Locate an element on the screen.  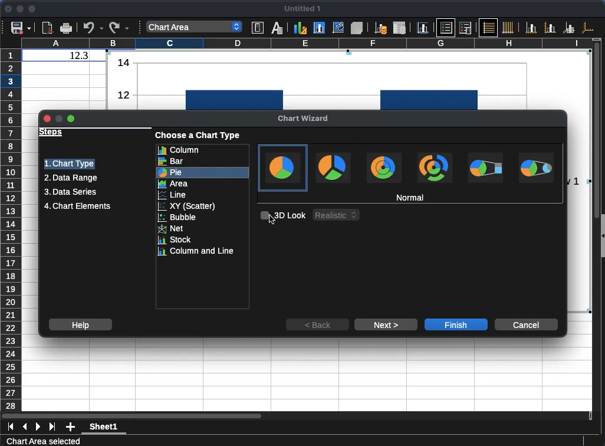
Minimize is located at coordinates (59, 118).